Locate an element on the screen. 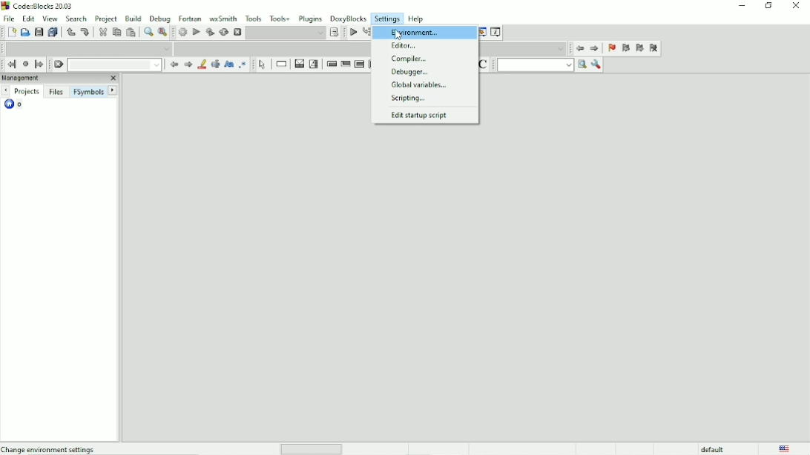 The width and height of the screenshot is (810, 455). Clear is located at coordinates (59, 65).